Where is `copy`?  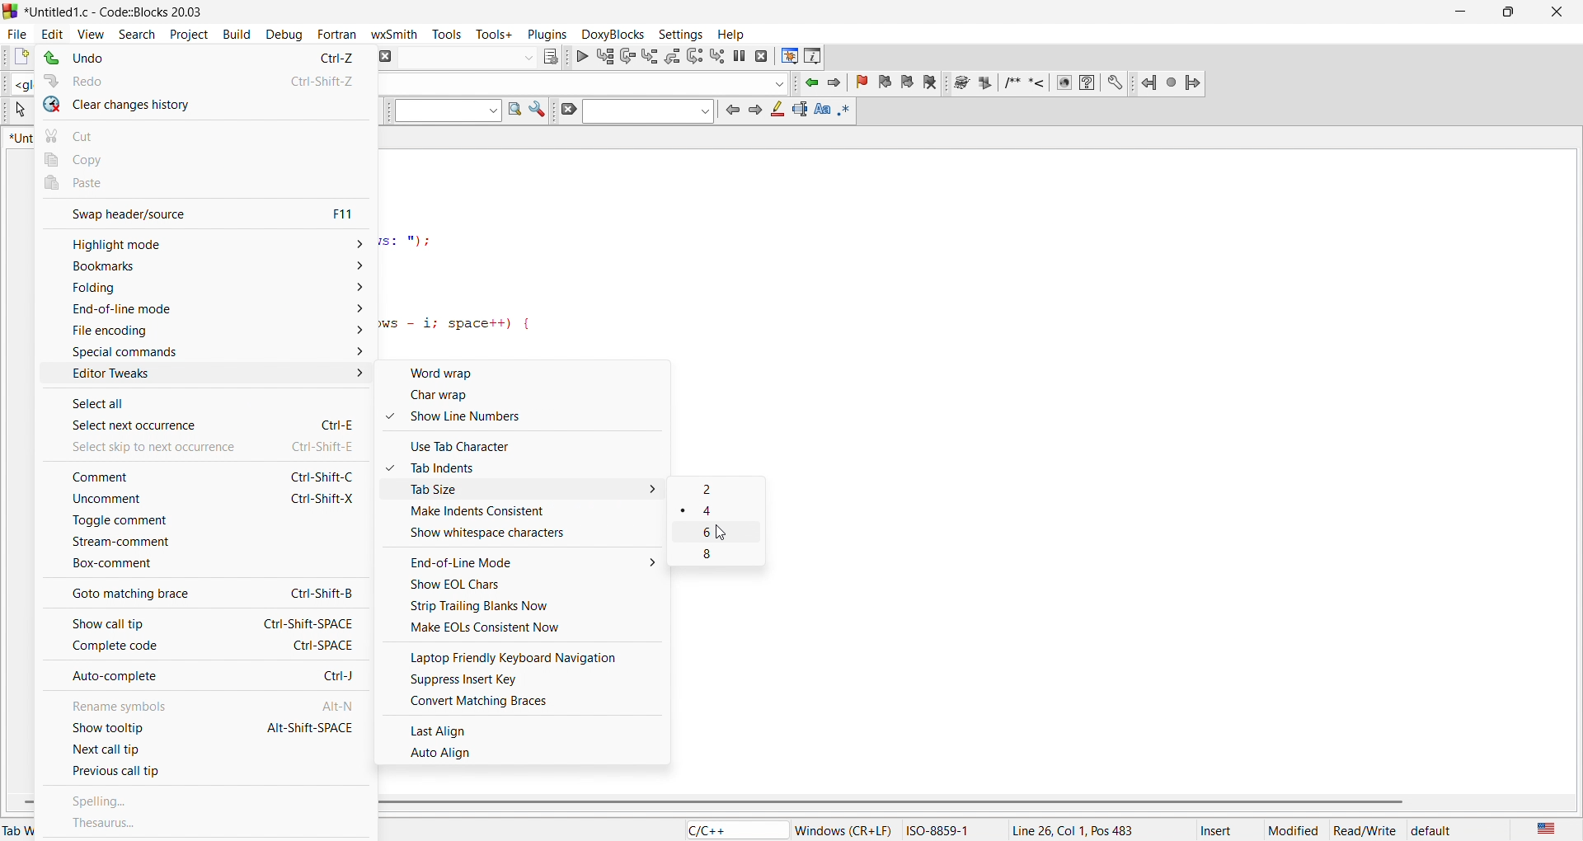
copy is located at coordinates (204, 159).